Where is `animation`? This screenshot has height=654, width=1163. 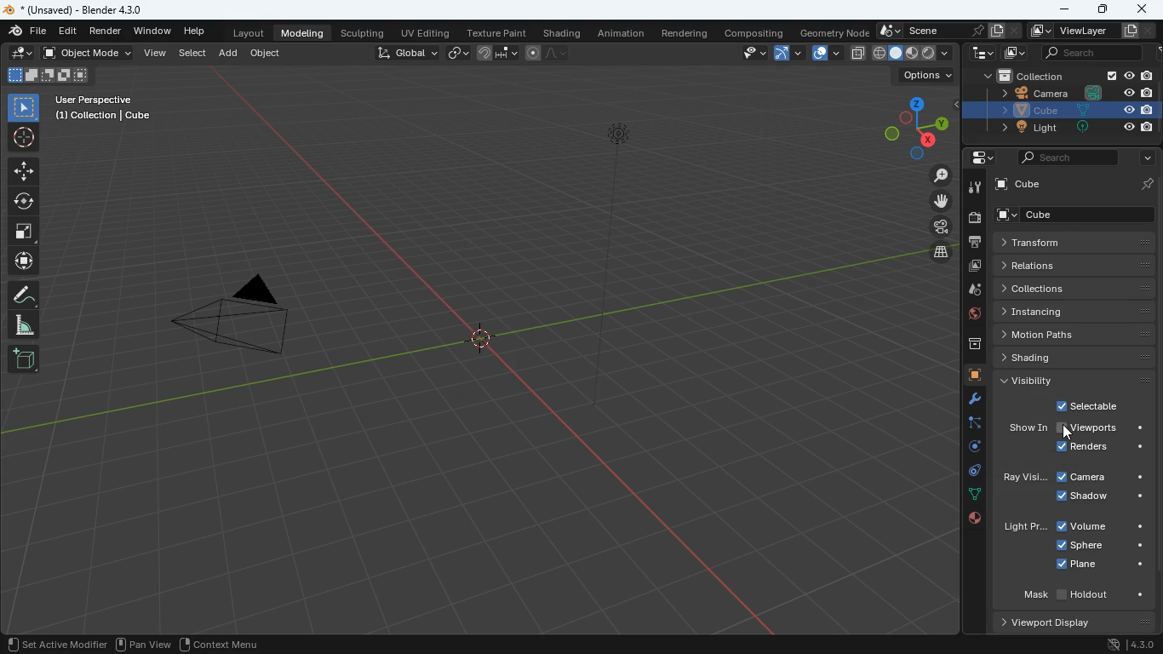
animation is located at coordinates (624, 33).